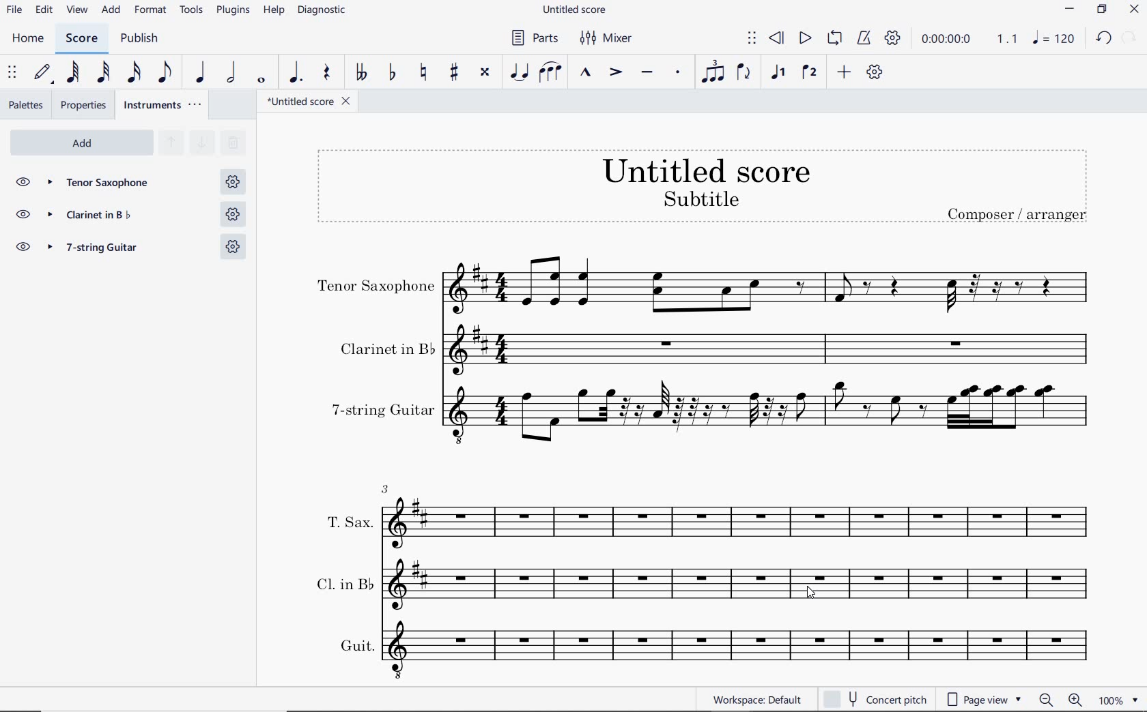  I want to click on 16TH NOTE, so click(135, 72).